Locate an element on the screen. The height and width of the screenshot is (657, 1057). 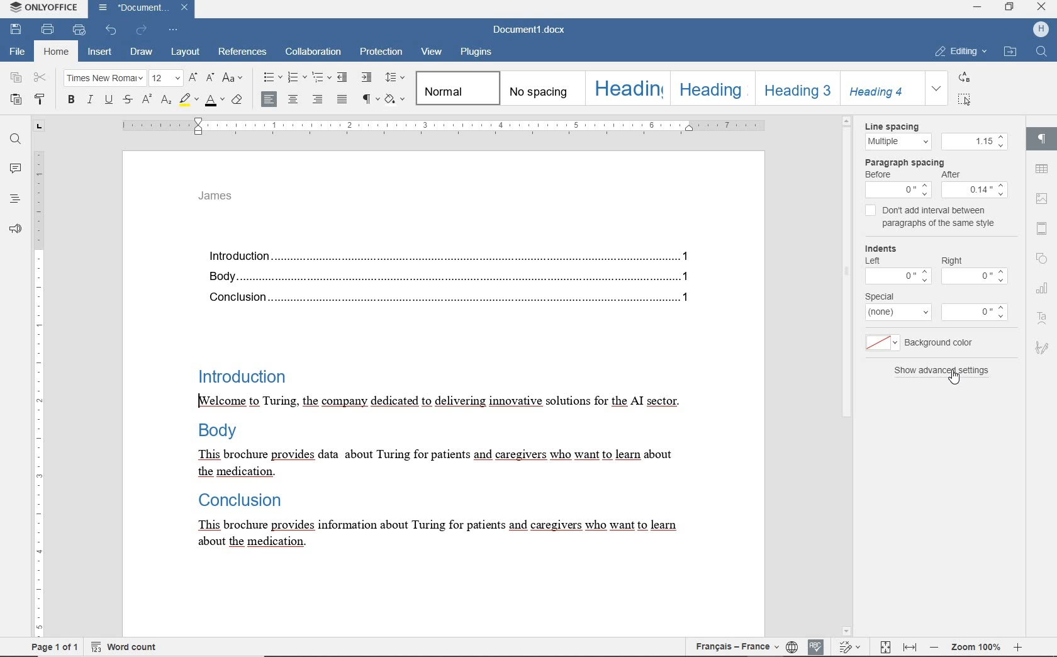
icon is located at coordinates (1041, 28).